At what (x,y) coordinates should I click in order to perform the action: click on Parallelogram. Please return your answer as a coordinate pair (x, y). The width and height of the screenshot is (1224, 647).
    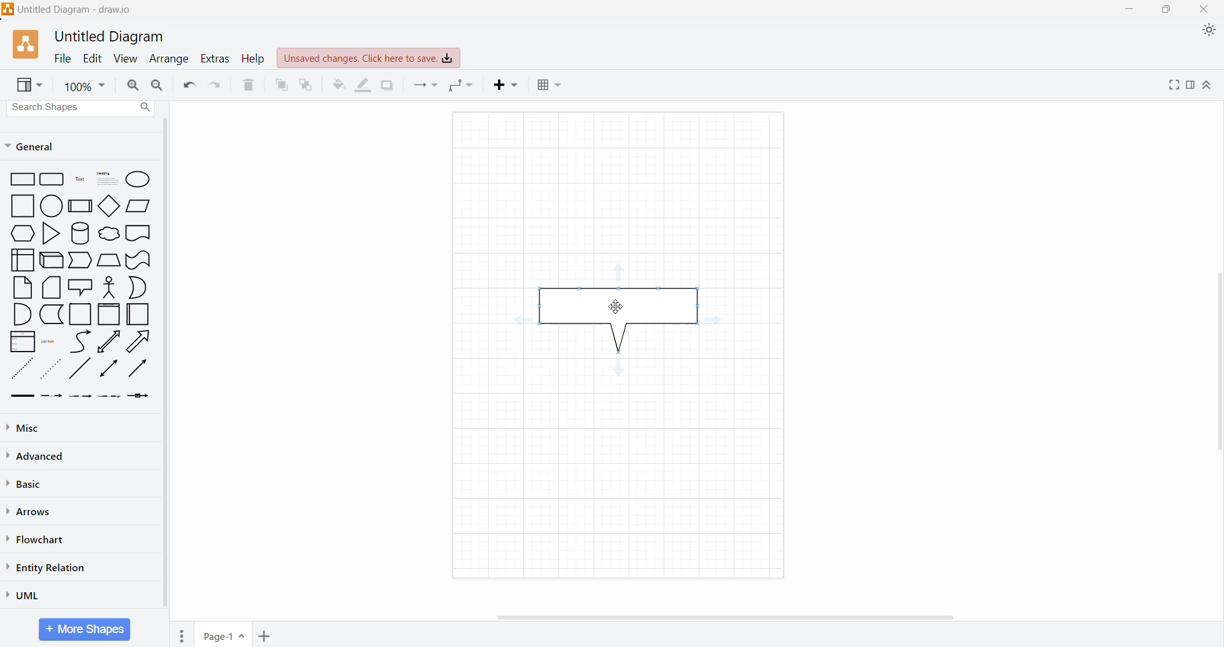
    Looking at the image, I should click on (138, 206).